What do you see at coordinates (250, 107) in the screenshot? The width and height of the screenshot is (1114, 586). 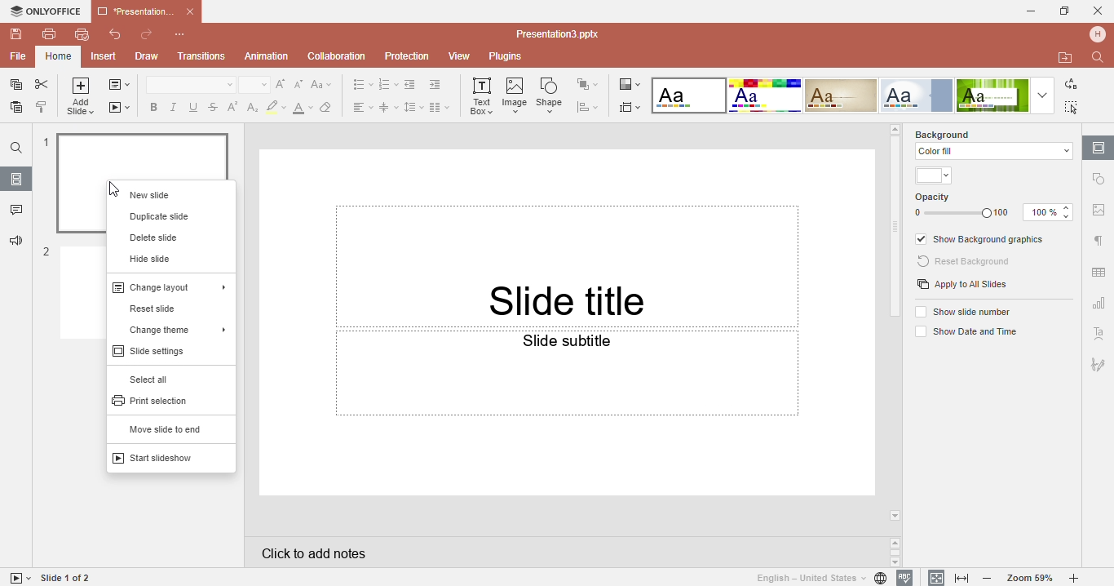 I see `Subscript` at bounding box center [250, 107].